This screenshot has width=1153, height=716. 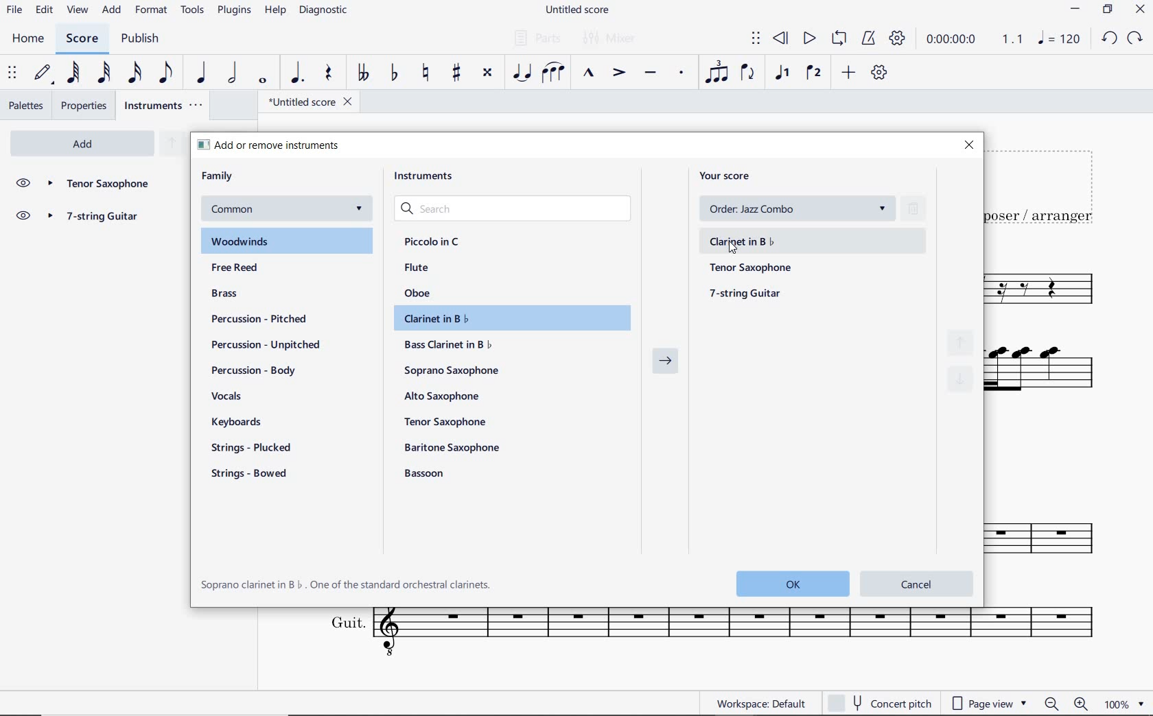 What do you see at coordinates (1067, 704) in the screenshot?
I see `ZOOM OUT OR ZOOM IN` at bounding box center [1067, 704].